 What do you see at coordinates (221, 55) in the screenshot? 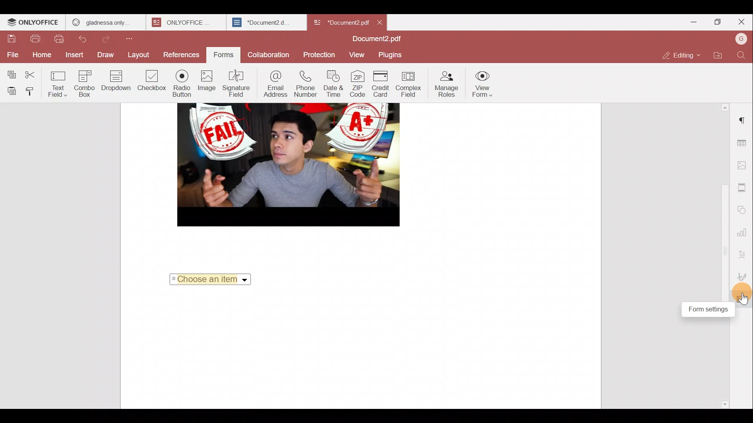
I see `Forms` at bounding box center [221, 55].